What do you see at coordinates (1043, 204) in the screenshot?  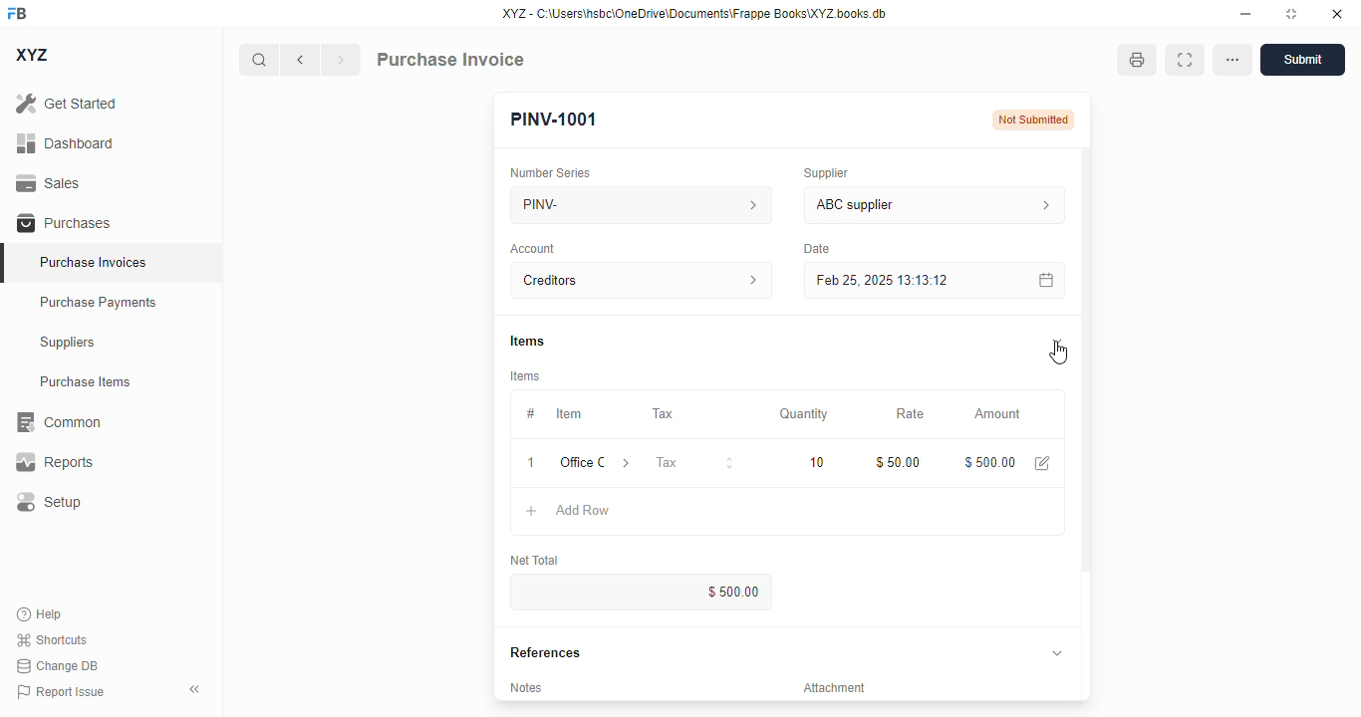 I see `supplier information` at bounding box center [1043, 204].